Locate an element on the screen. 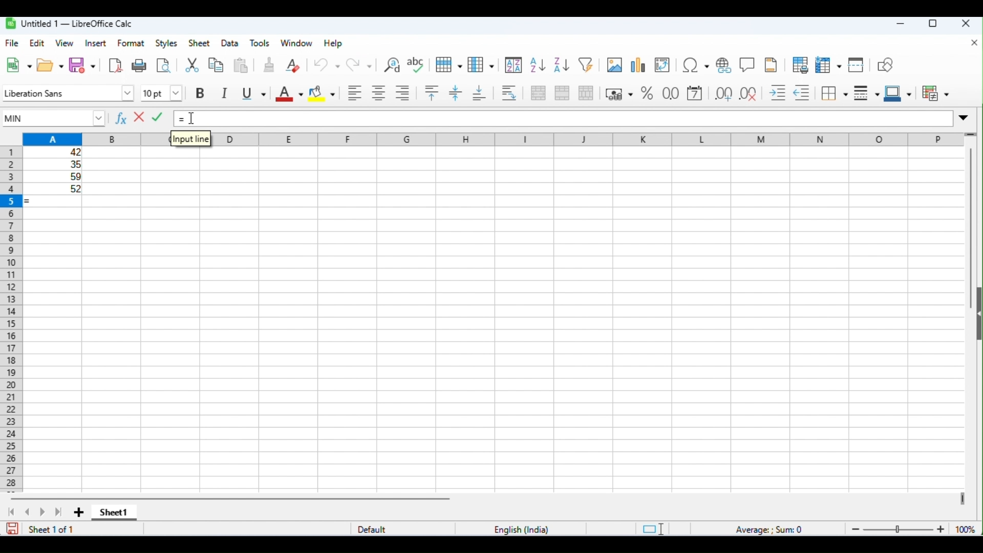 The height and width of the screenshot is (553, 983). format as date is located at coordinates (695, 93).